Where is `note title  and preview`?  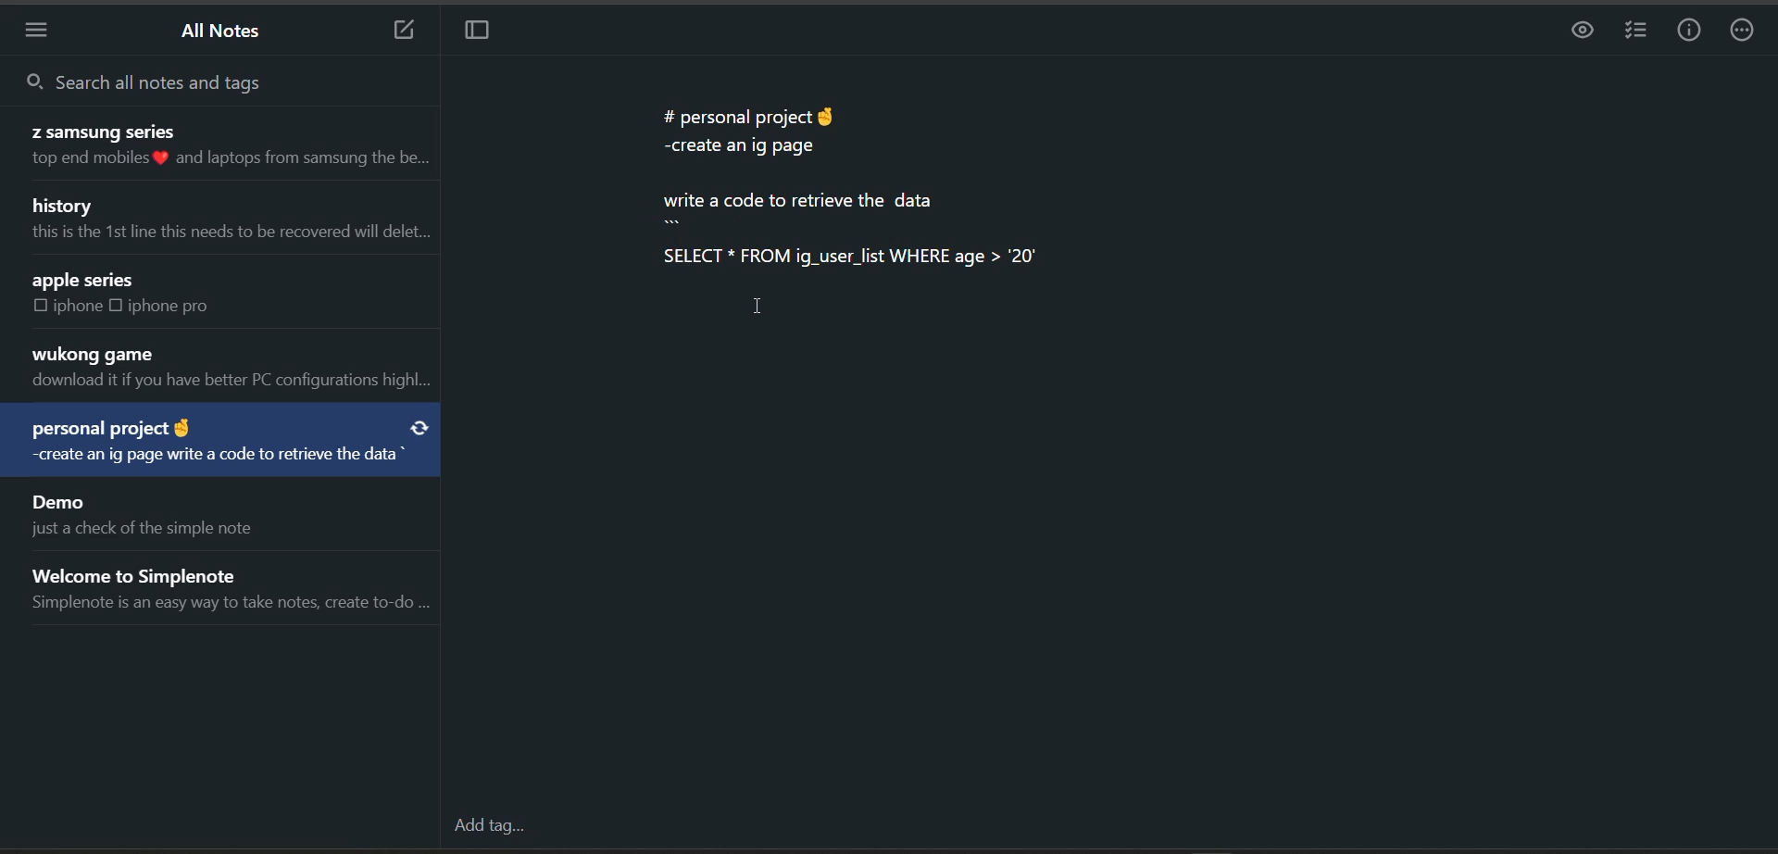
note title  and preview is located at coordinates (228, 369).